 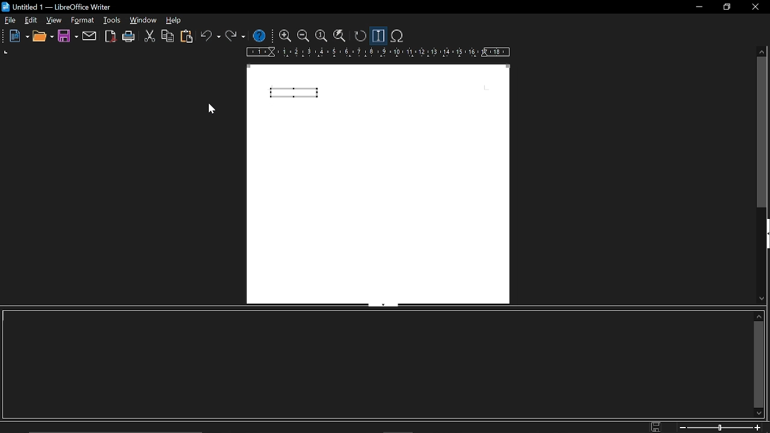 I want to click on new, so click(x=19, y=36).